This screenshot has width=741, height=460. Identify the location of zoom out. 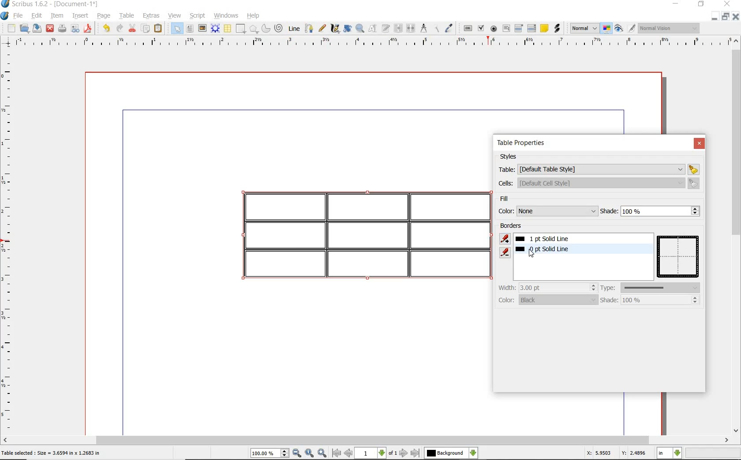
(297, 453).